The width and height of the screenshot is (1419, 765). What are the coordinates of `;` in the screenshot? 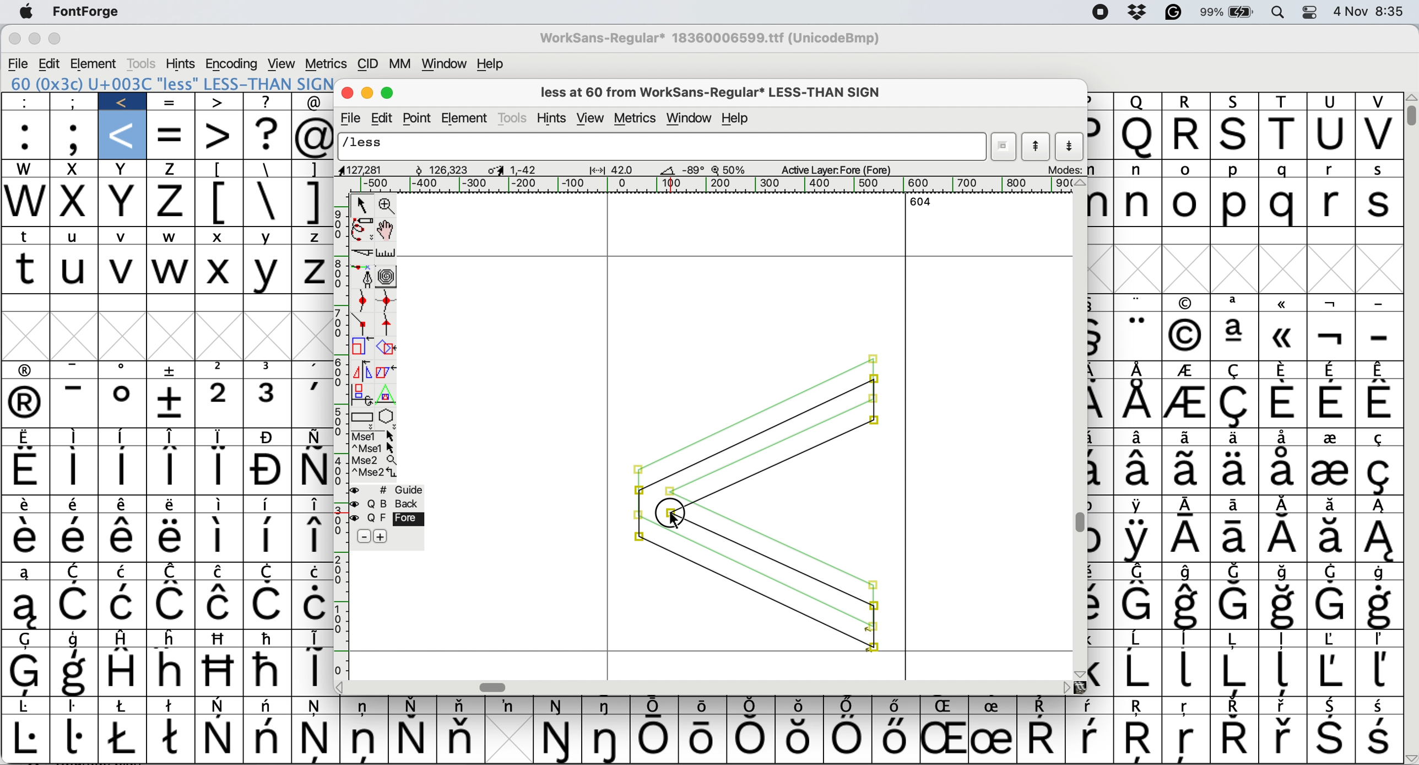 It's located at (74, 102).